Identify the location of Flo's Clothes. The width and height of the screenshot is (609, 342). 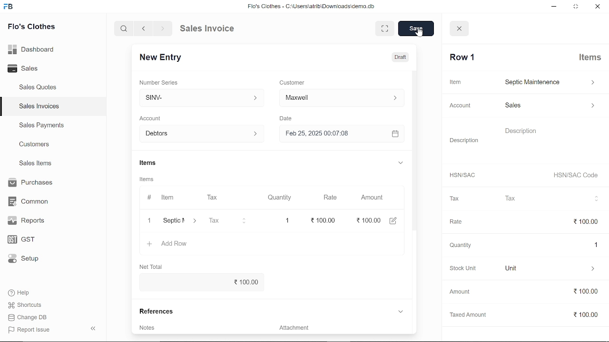
(30, 28).